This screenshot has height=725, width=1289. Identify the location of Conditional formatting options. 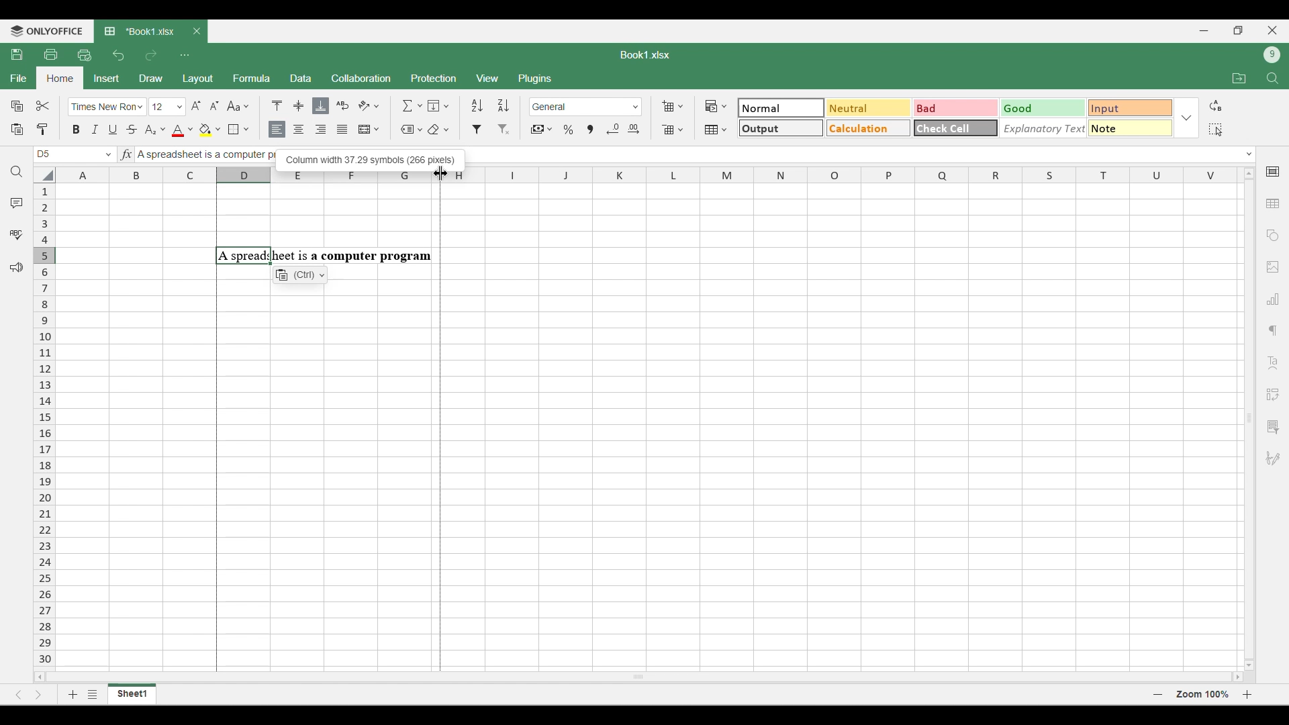
(716, 106).